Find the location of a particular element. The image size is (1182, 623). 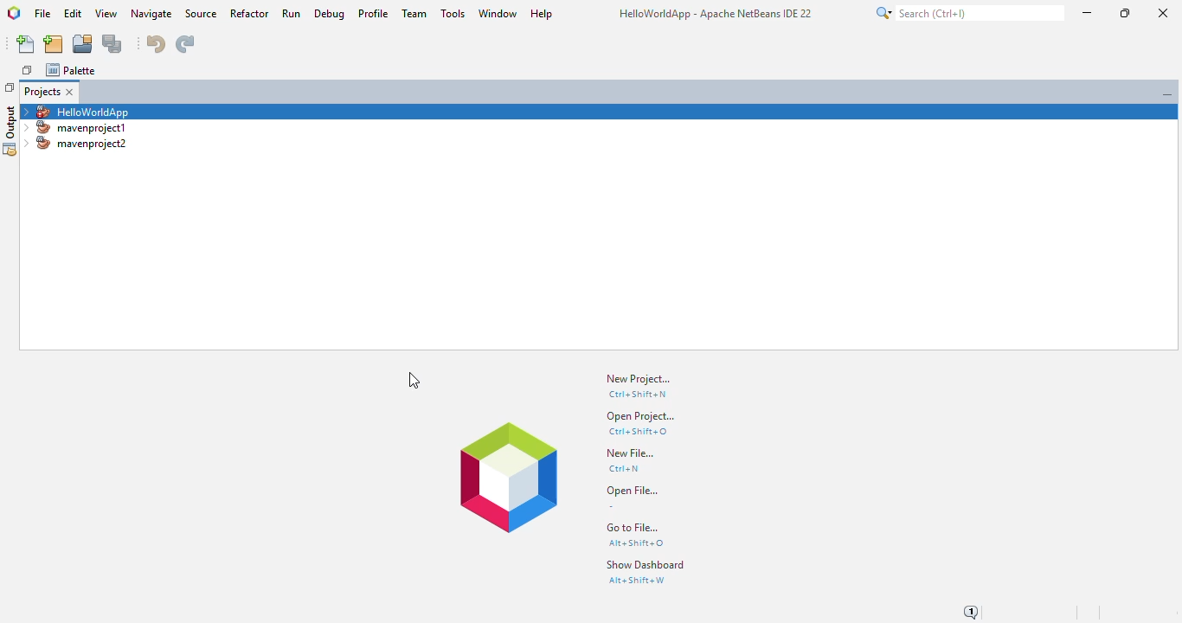

logo is located at coordinates (507, 478).